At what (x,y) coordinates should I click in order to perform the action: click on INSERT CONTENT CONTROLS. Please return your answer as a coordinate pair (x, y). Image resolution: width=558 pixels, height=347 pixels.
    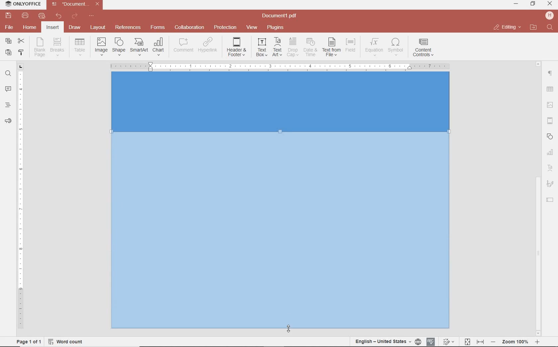
    Looking at the image, I should click on (423, 48).